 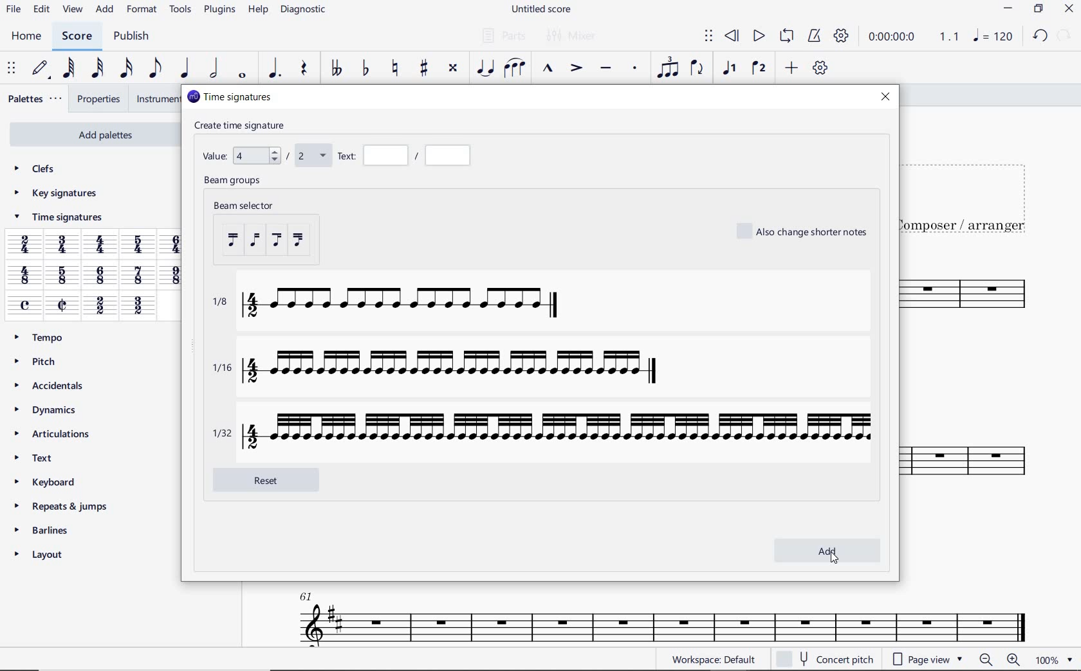 What do you see at coordinates (758, 35) in the screenshot?
I see `PLAY` at bounding box center [758, 35].